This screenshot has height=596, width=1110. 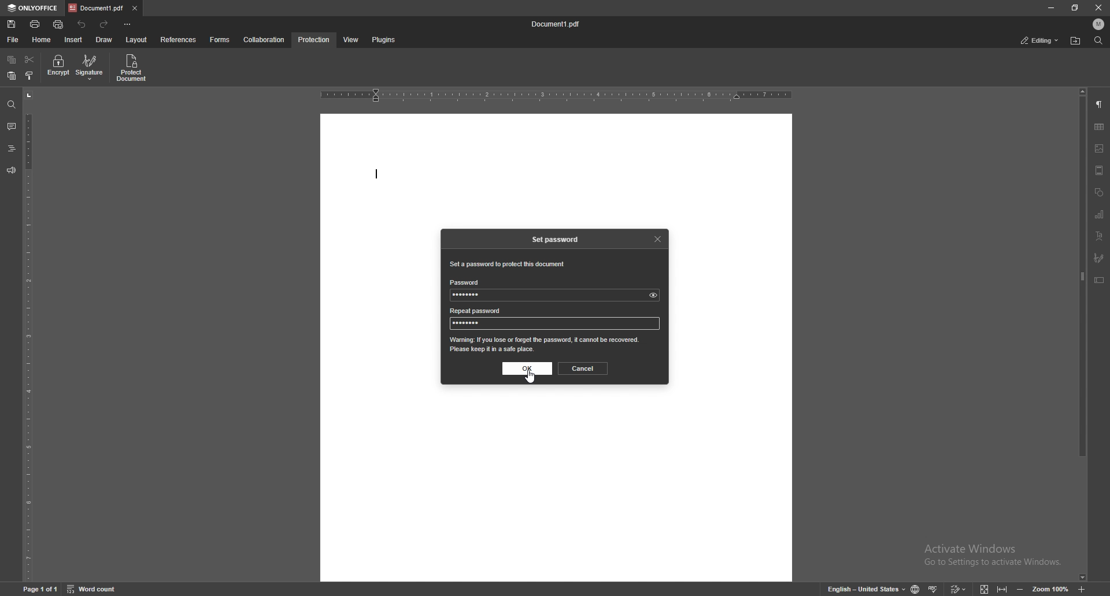 What do you see at coordinates (94, 588) in the screenshot?
I see `word count` at bounding box center [94, 588].